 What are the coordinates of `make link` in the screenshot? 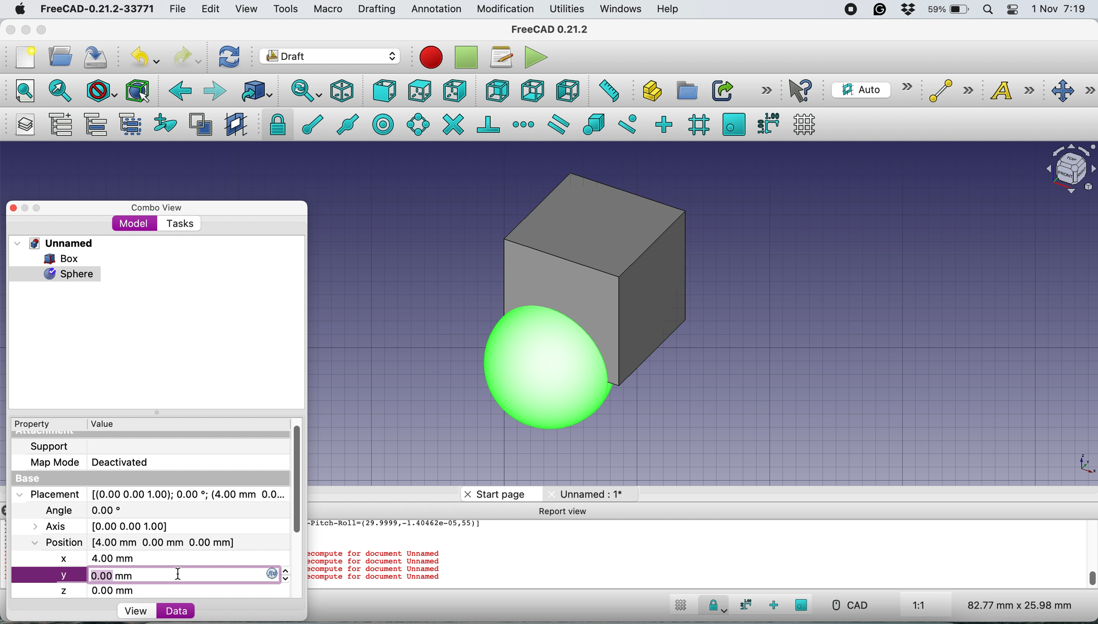 It's located at (722, 90).